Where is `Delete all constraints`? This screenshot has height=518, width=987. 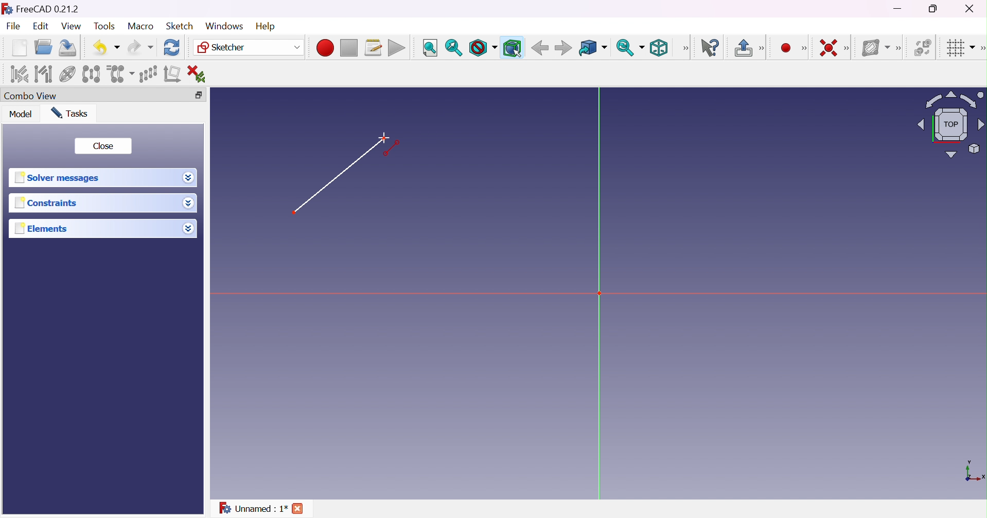
Delete all constraints is located at coordinates (200, 73).